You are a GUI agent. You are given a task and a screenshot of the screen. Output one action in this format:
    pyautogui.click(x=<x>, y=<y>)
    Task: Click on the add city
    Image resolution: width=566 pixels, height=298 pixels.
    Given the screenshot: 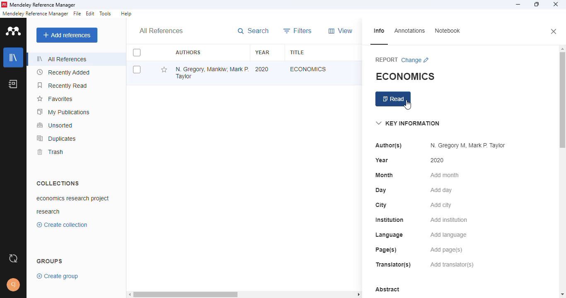 What is the action you would take?
    pyautogui.click(x=441, y=205)
    